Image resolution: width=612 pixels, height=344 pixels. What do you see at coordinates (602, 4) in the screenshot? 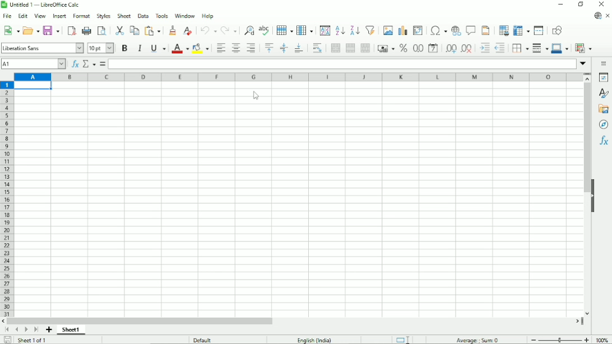
I see `Close` at bounding box center [602, 4].